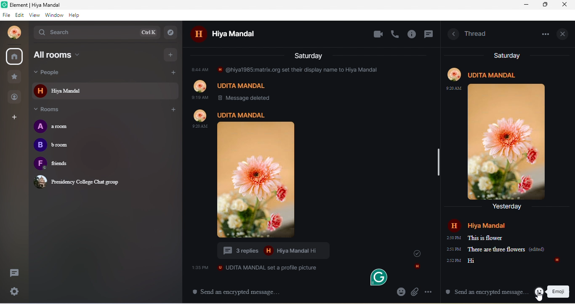  Describe the element at coordinates (274, 250) in the screenshot. I see `3 replies` at that location.